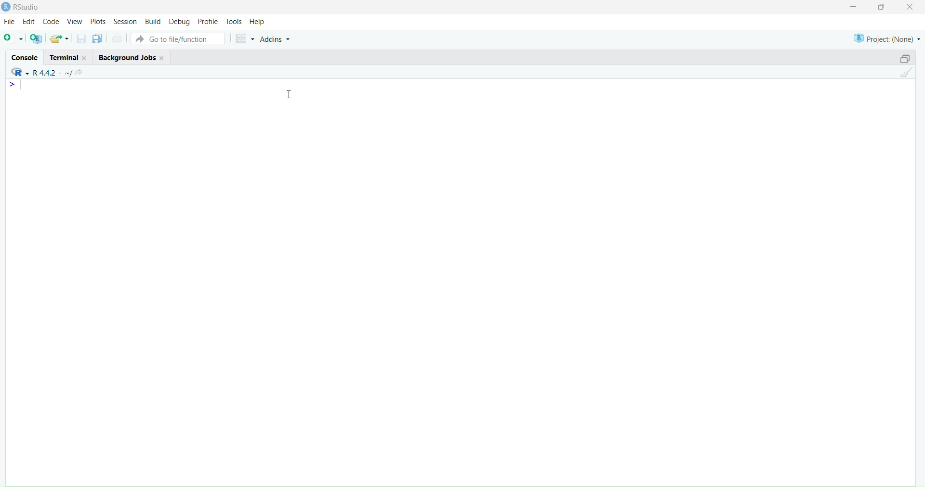 The height and width of the screenshot is (487, 925). I want to click on print, so click(118, 38).